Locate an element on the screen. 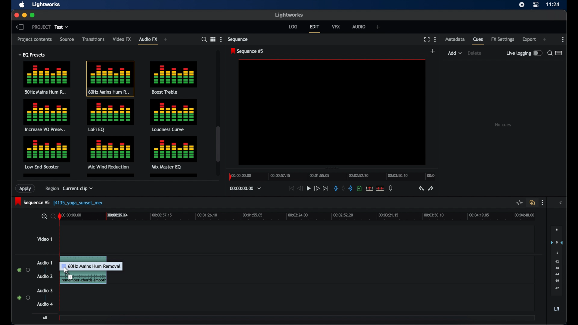  source is located at coordinates (67, 39).